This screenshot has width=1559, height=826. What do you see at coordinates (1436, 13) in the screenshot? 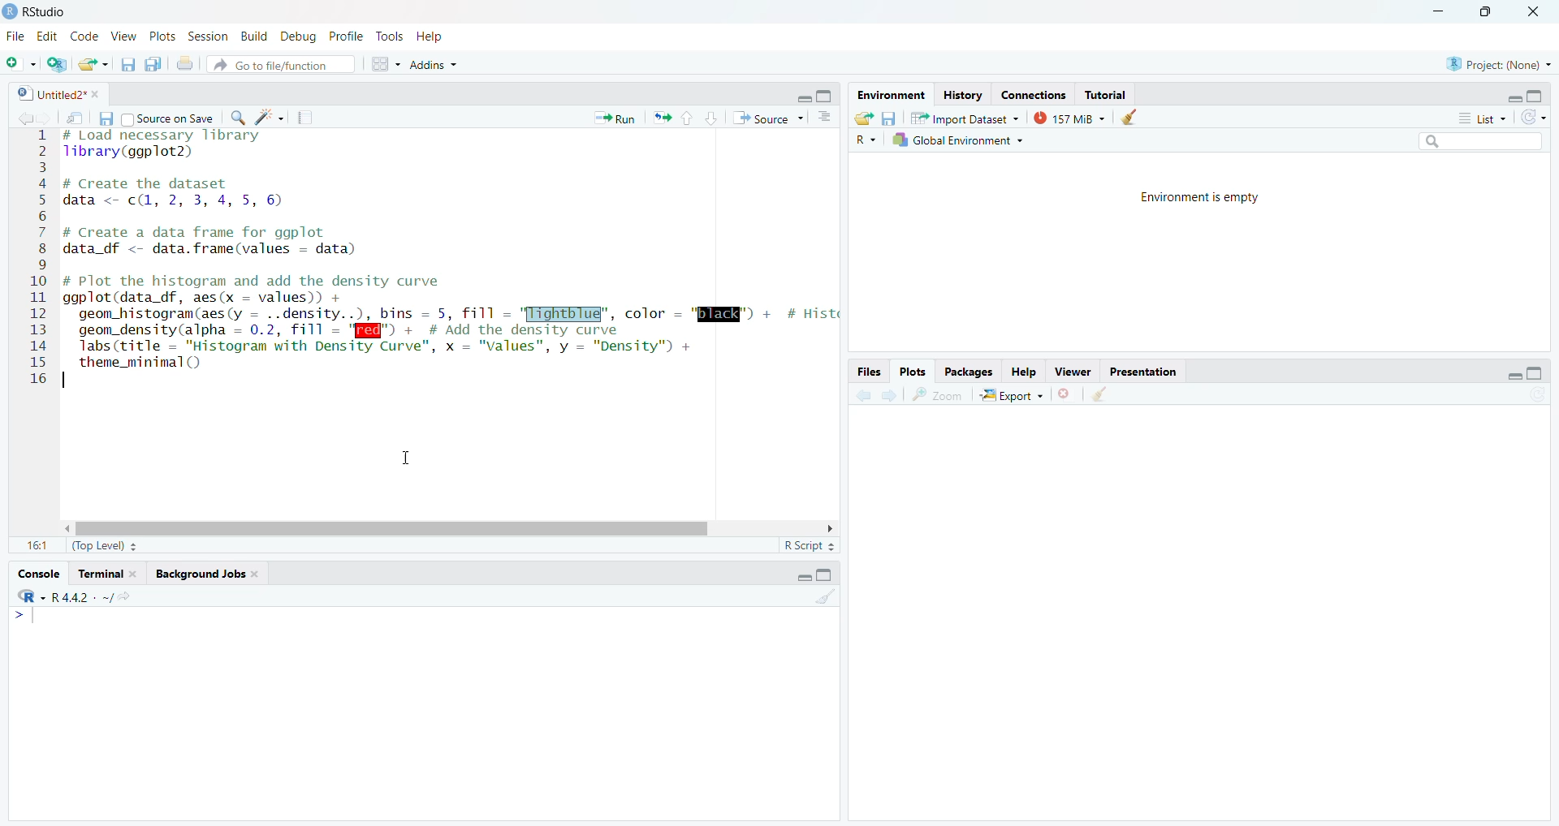
I see `minimize` at bounding box center [1436, 13].